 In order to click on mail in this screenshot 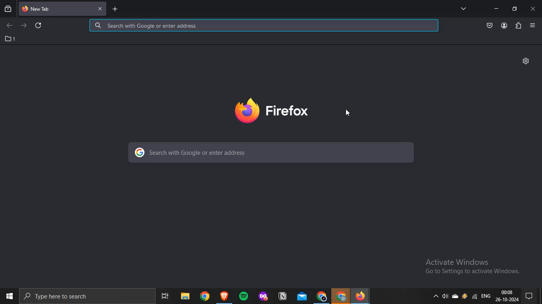, I will do `click(301, 294)`.